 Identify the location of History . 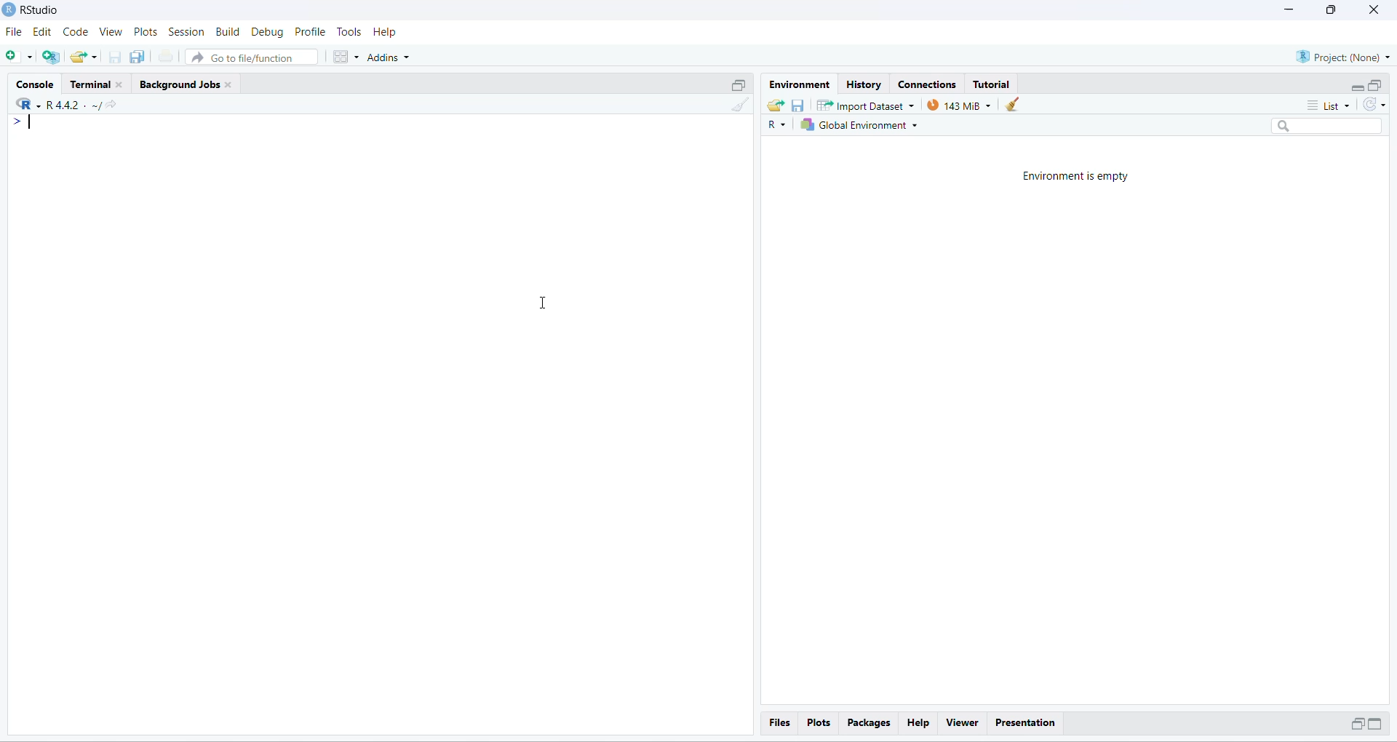
(864, 85).